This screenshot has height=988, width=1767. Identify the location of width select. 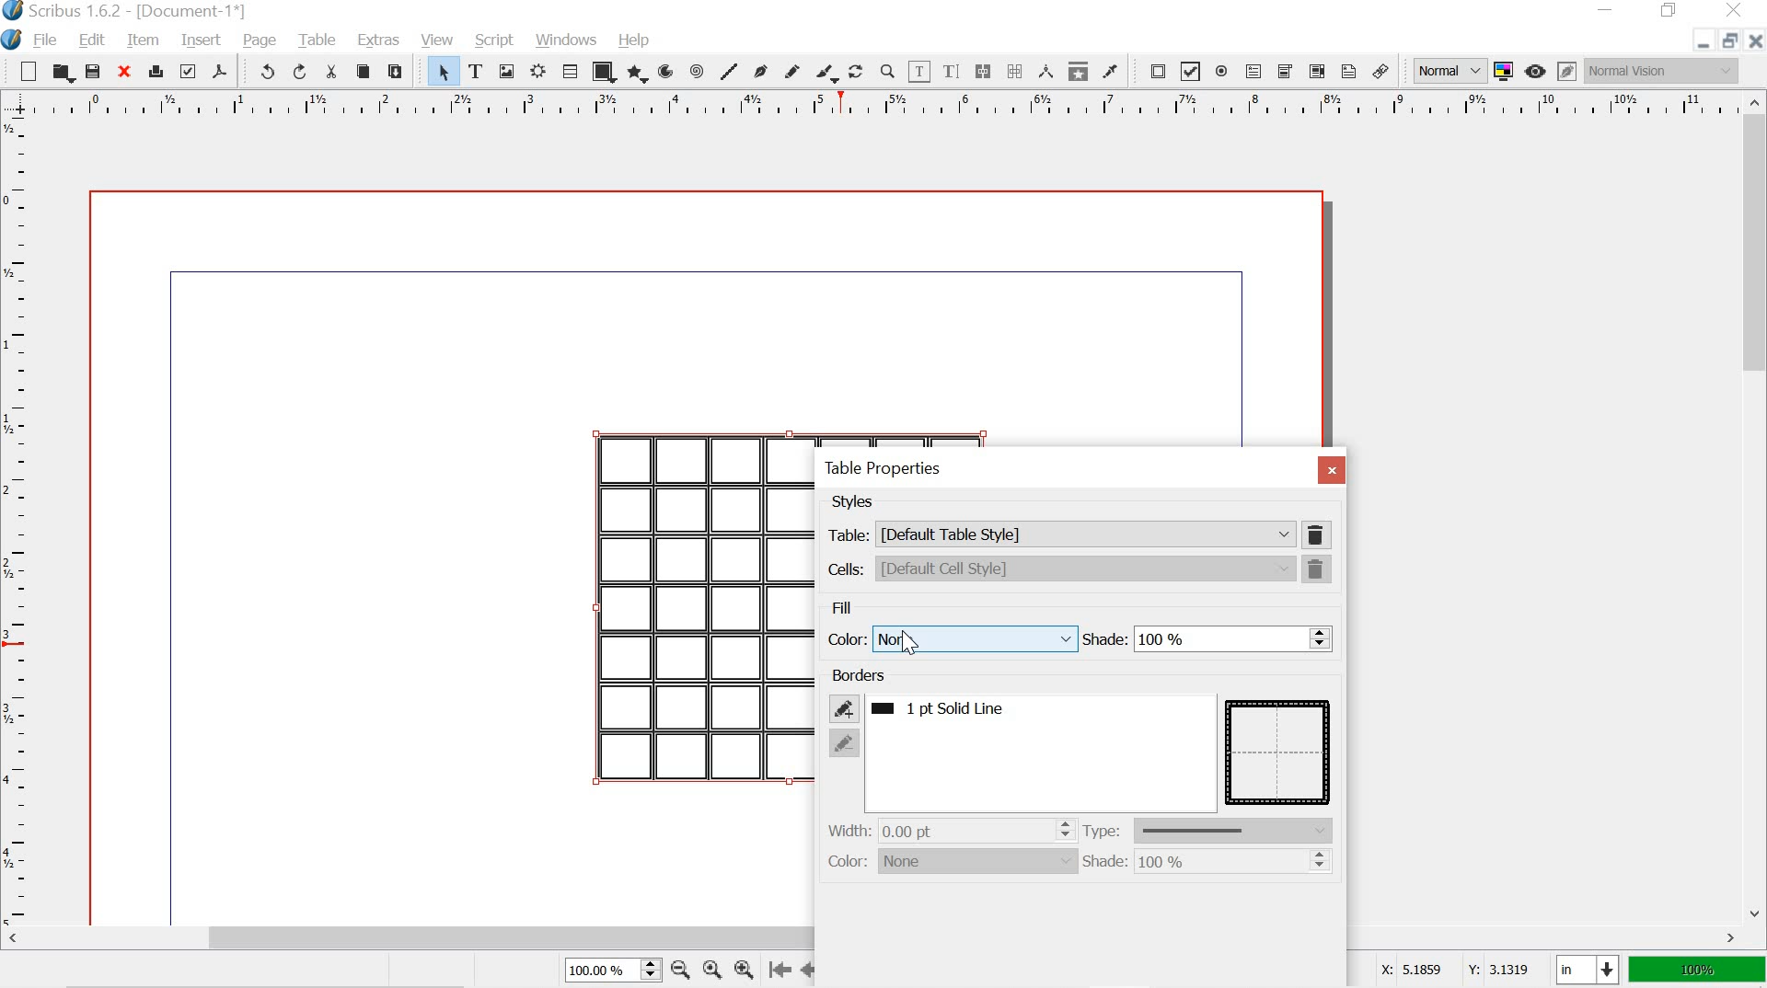
(1064, 829).